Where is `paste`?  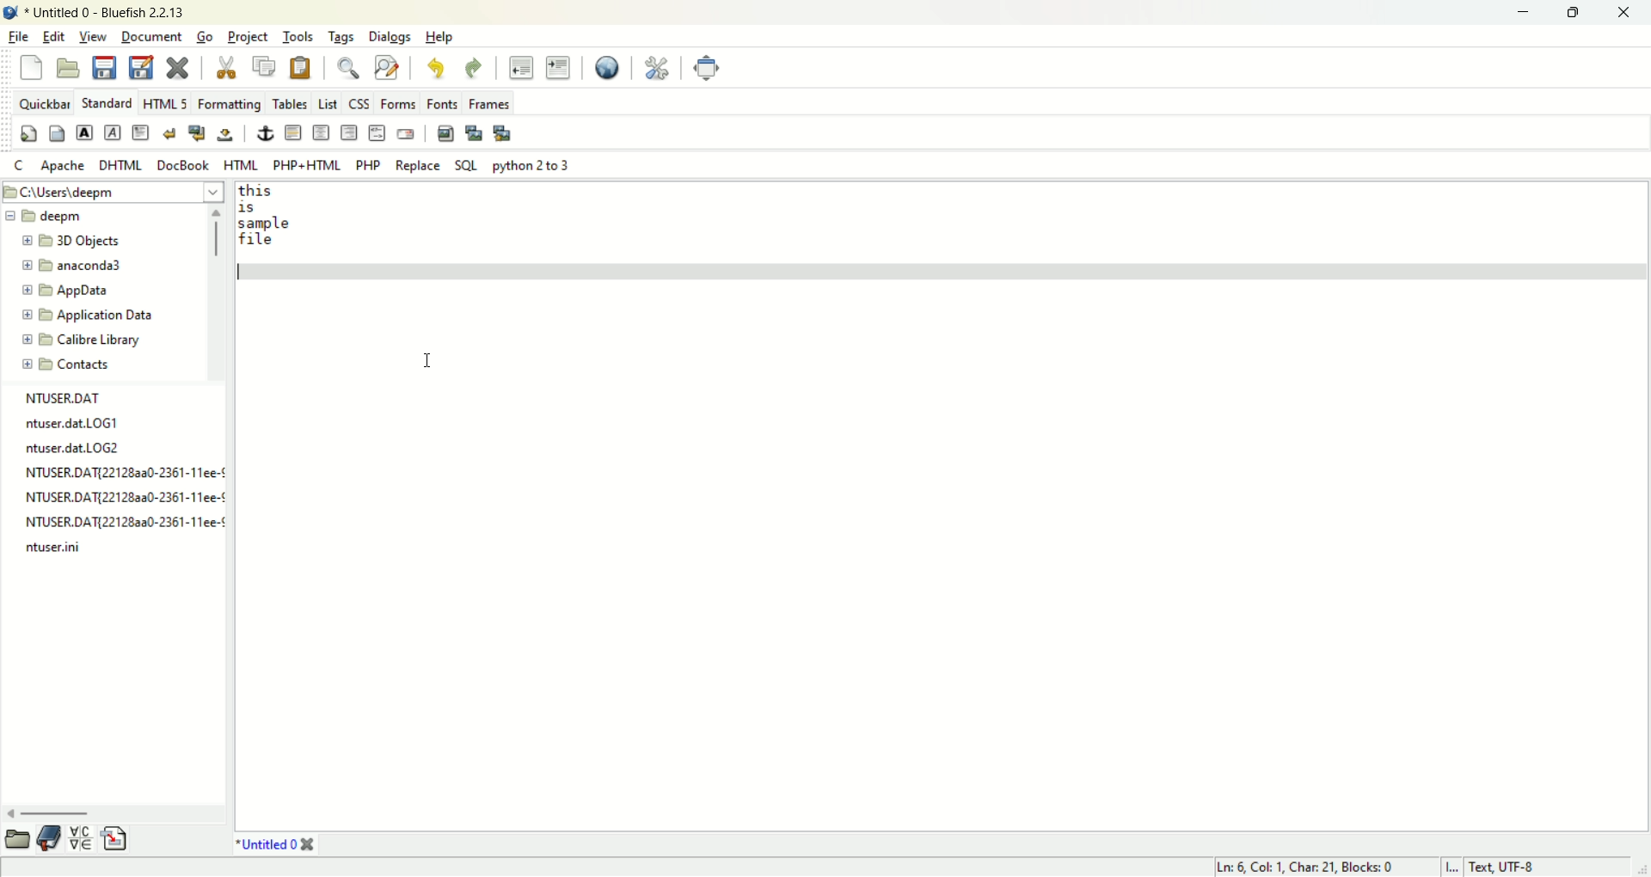 paste is located at coordinates (304, 67).